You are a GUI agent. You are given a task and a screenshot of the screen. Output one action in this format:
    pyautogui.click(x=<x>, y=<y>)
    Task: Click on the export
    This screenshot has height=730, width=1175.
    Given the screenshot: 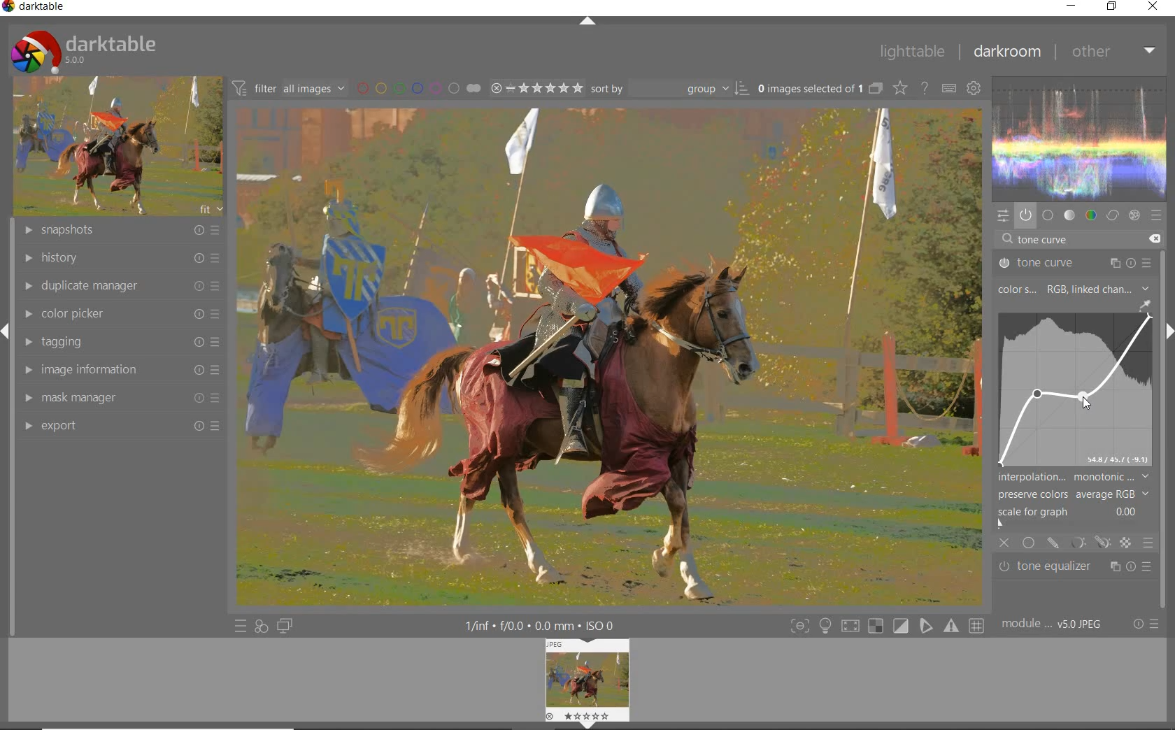 What is the action you would take?
    pyautogui.click(x=118, y=426)
    